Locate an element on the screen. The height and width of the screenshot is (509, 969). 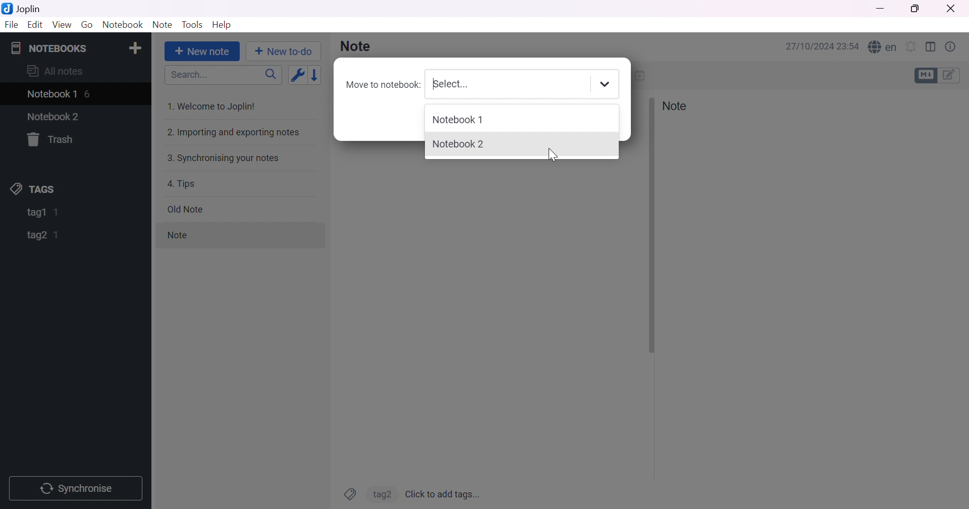
Drop down is located at coordinates (605, 84).